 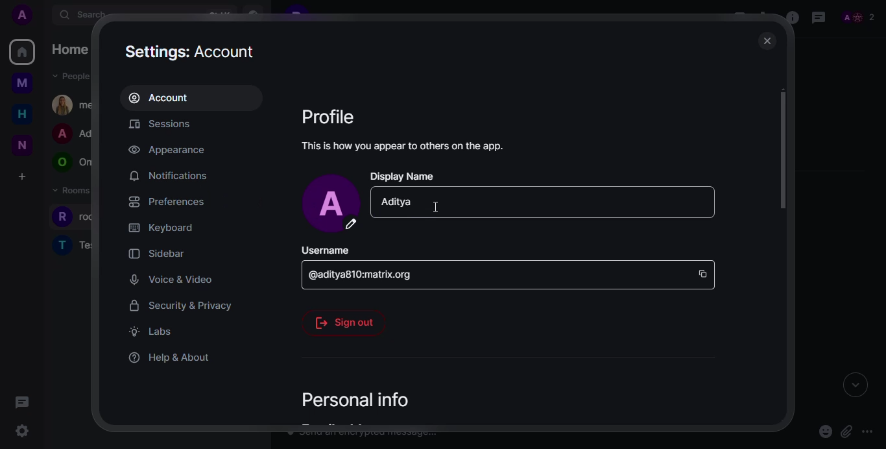 What do you see at coordinates (848, 430) in the screenshot?
I see `attach` at bounding box center [848, 430].